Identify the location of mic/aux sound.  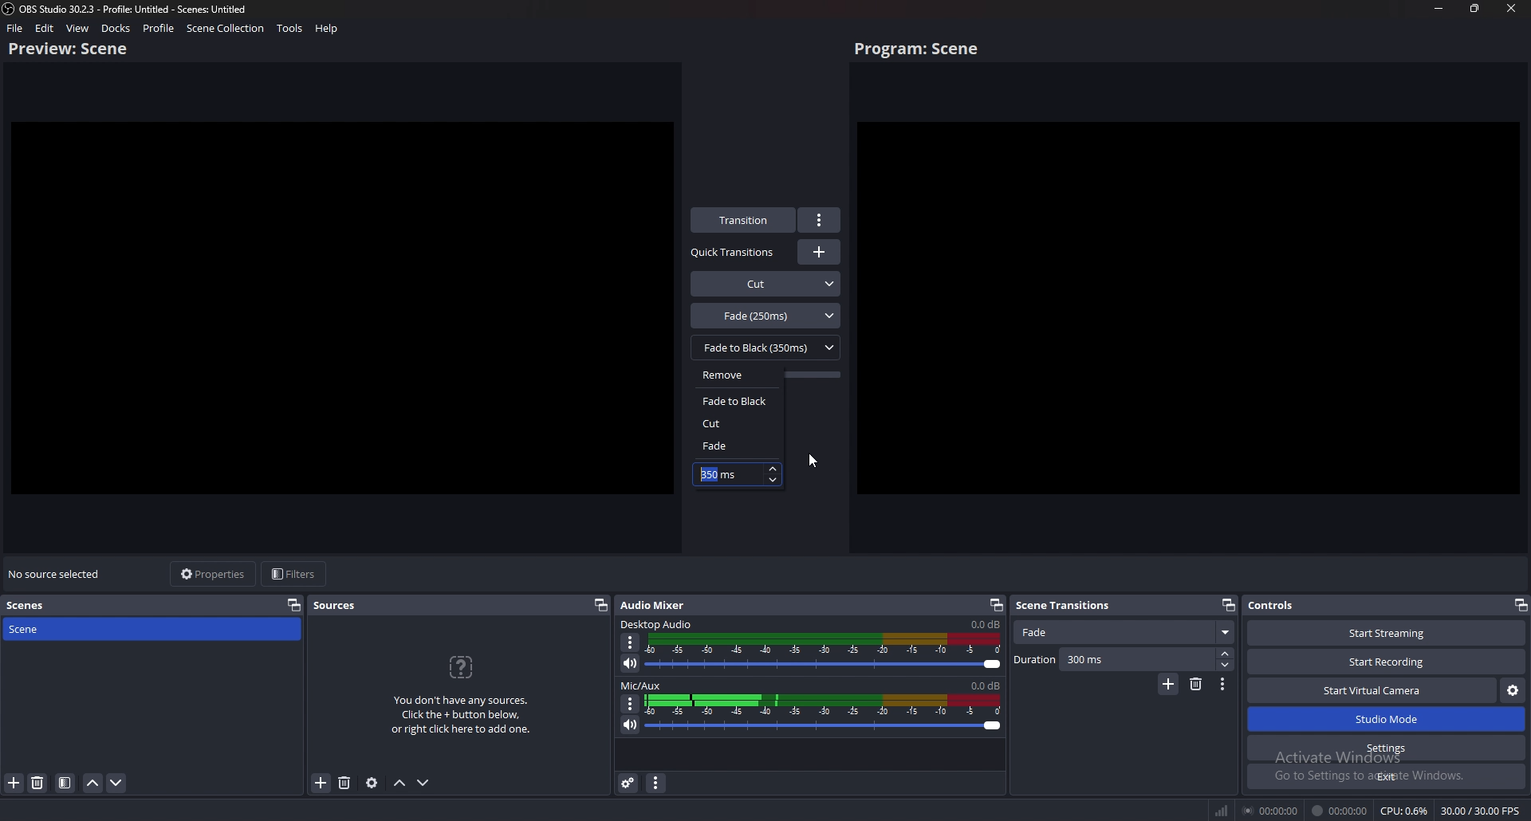
(984, 685).